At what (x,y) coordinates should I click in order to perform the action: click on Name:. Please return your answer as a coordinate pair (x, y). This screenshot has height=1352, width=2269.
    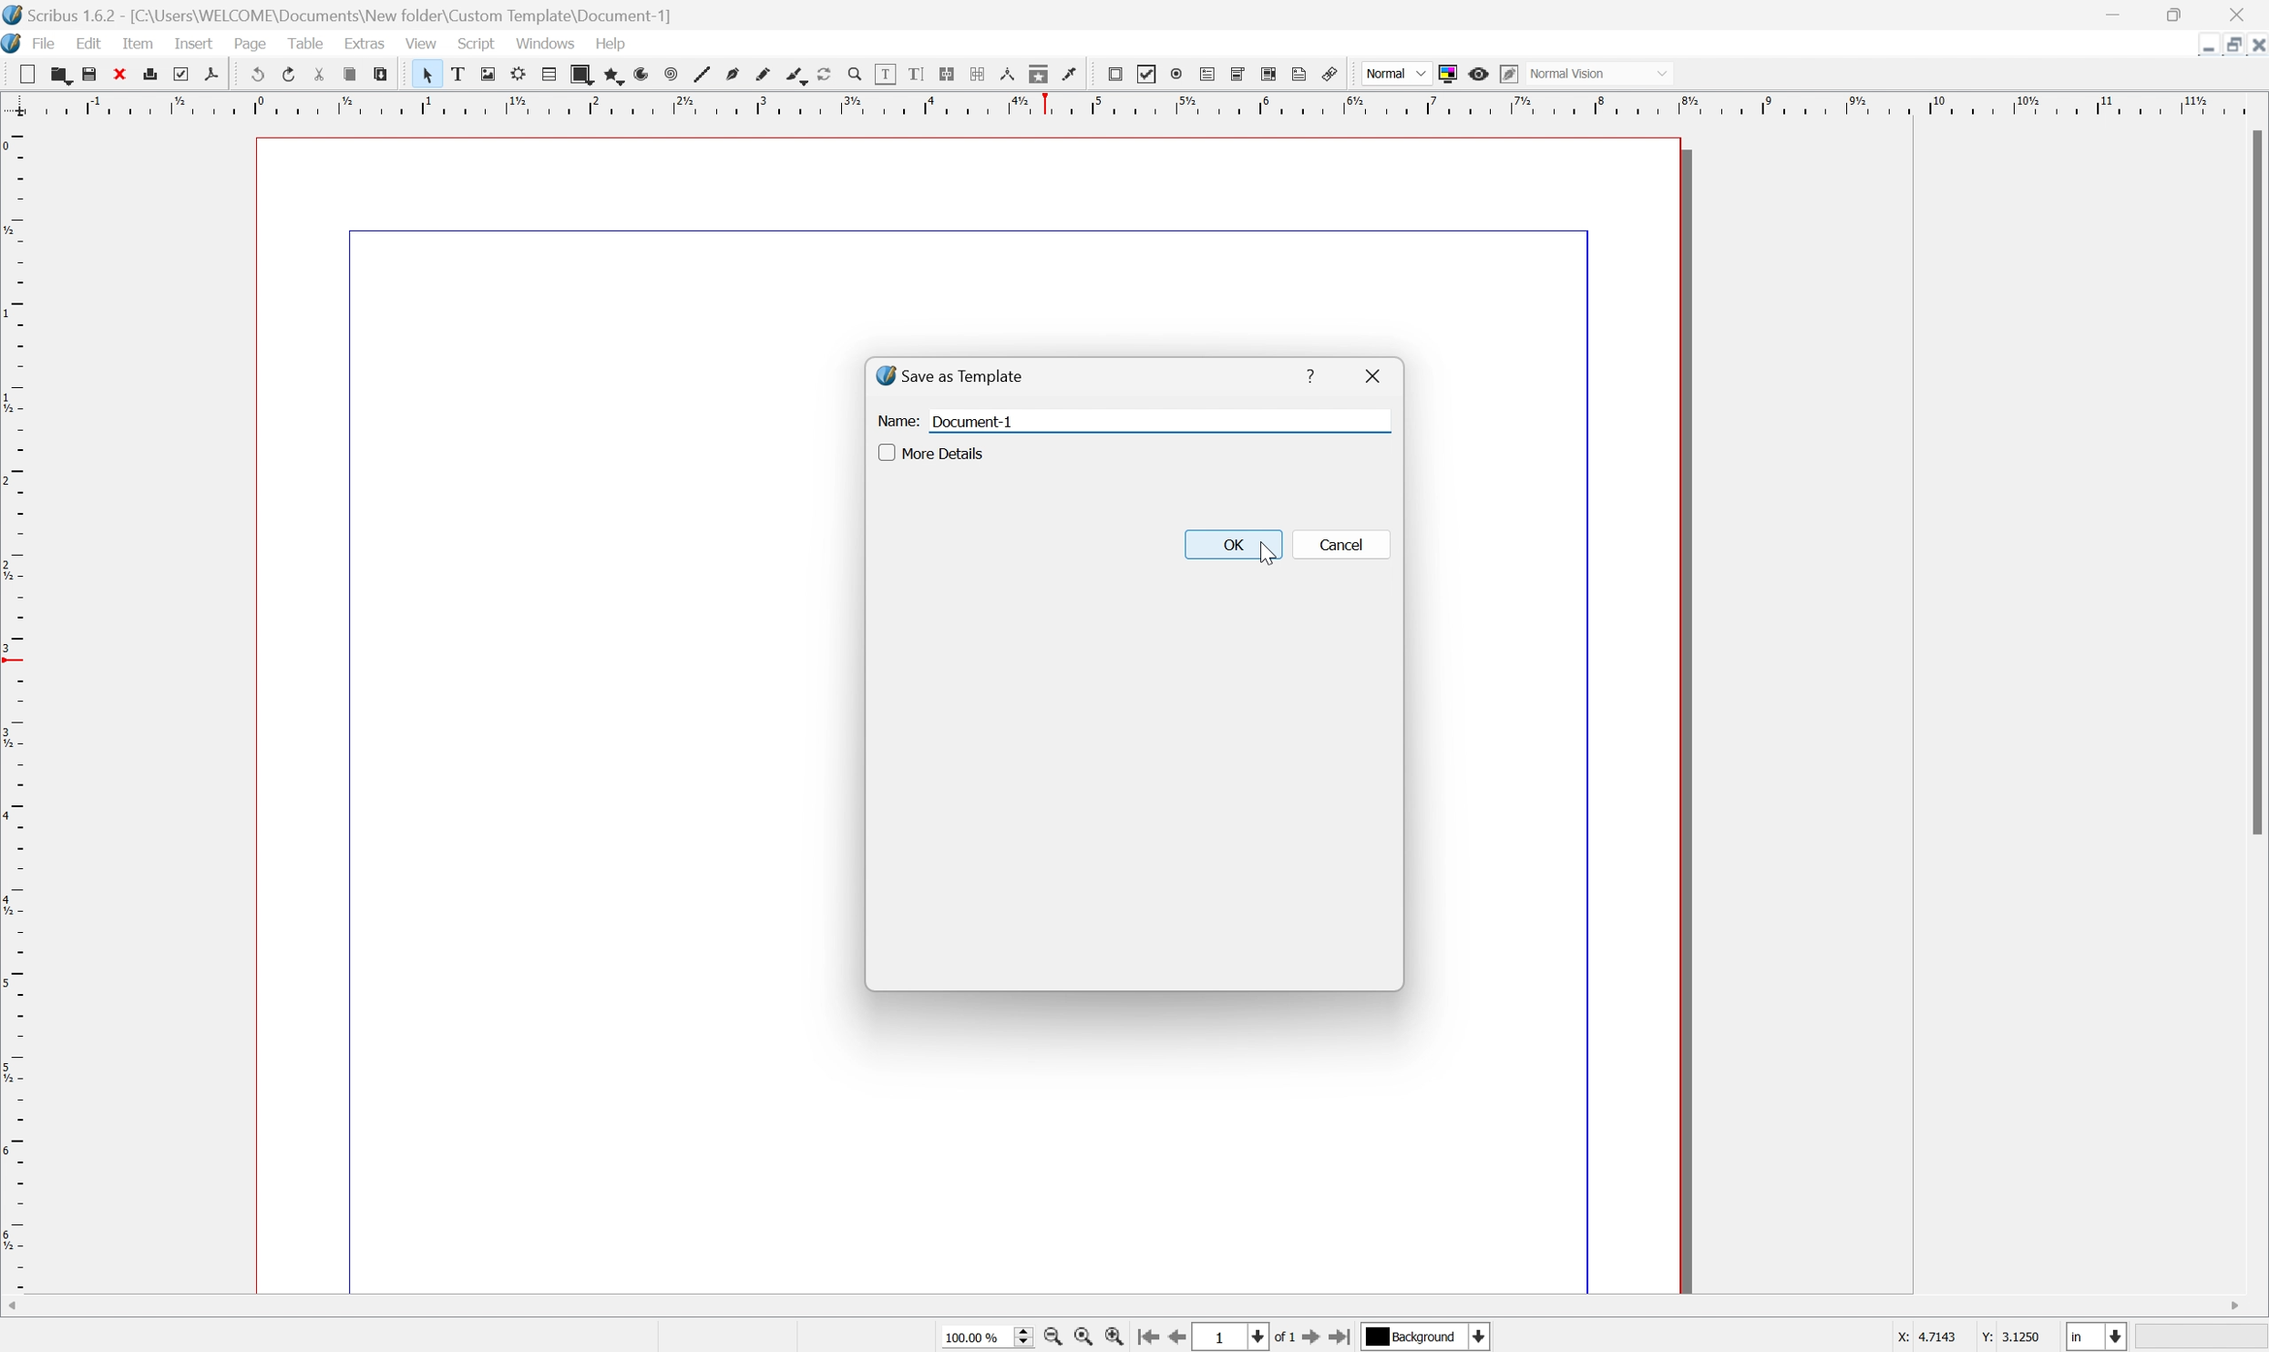
    Looking at the image, I should click on (897, 422).